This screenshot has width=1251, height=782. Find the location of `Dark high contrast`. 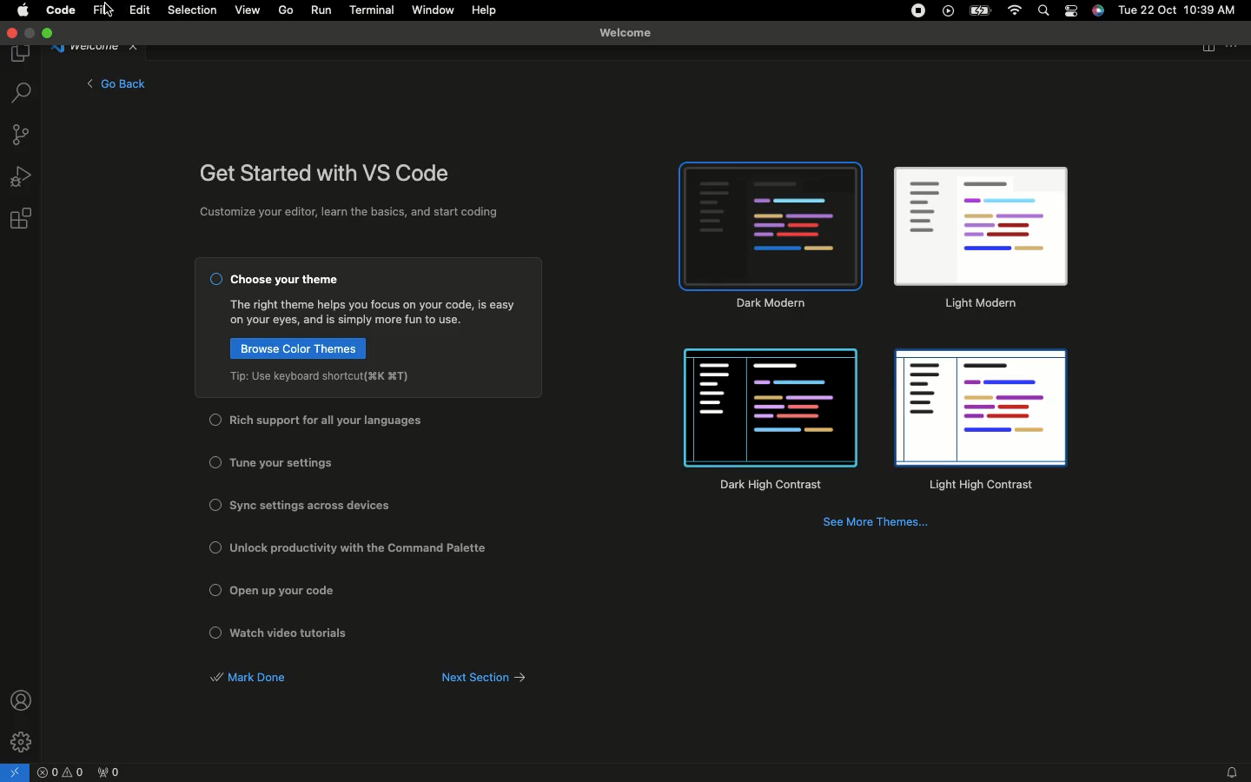

Dark high contrast is located at coordinates (771, 421).